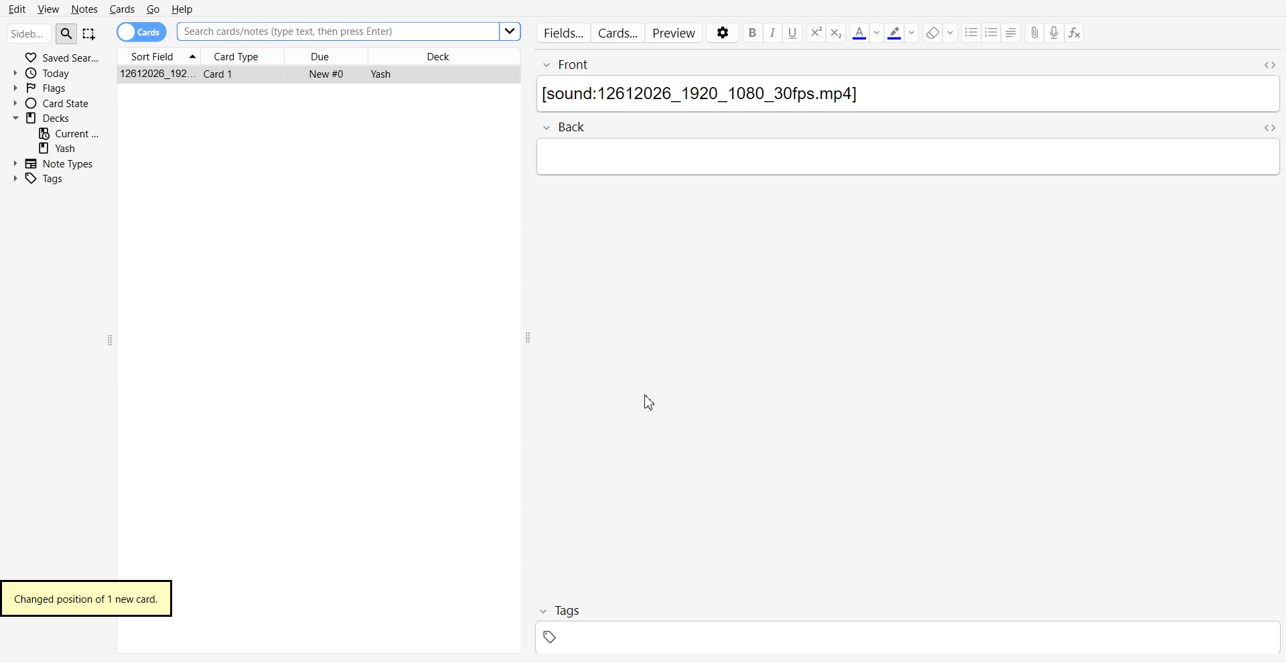  What do you see at coordinates (56, 117) in the screenshot?
I see `Deck` at bounding box center [56, 117].